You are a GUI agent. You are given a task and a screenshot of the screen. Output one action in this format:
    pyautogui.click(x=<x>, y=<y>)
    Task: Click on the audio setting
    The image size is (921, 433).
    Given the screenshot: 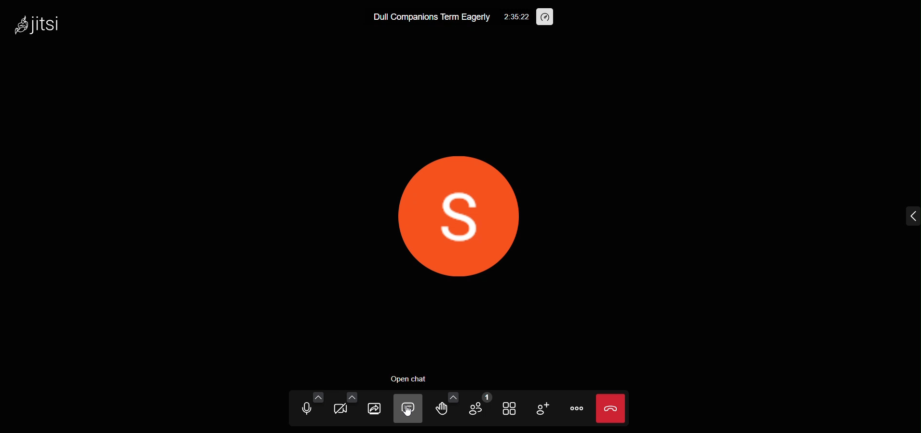 What is the action you would take?
    pyautogui.click(x=318, y=397)
    